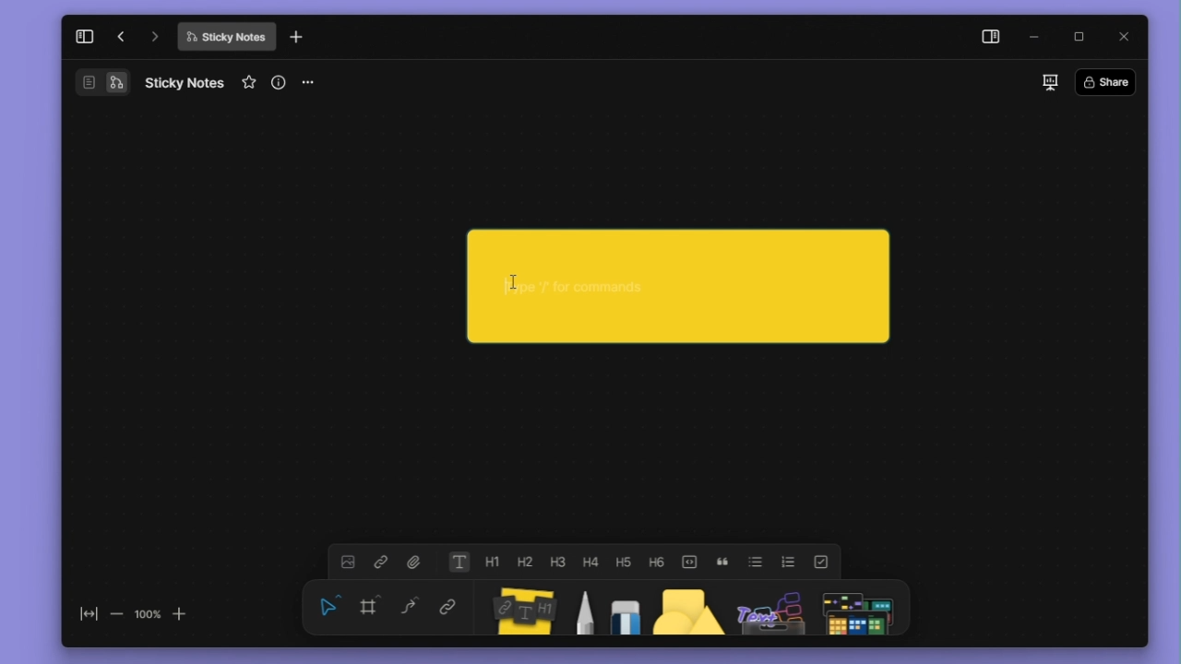  What do you see at coordinates (453, 607) in the screenshot?
I see `link` at bounding box center [453, 607].